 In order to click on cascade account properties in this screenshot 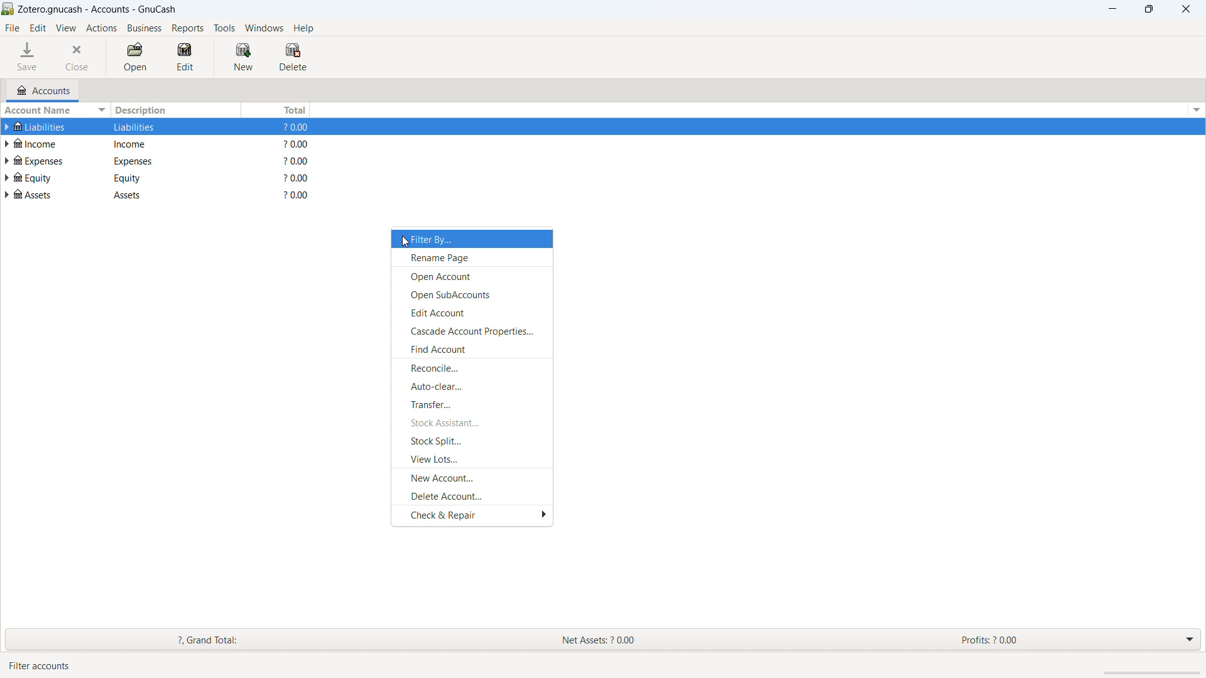, I will do `click(470, 331)`.